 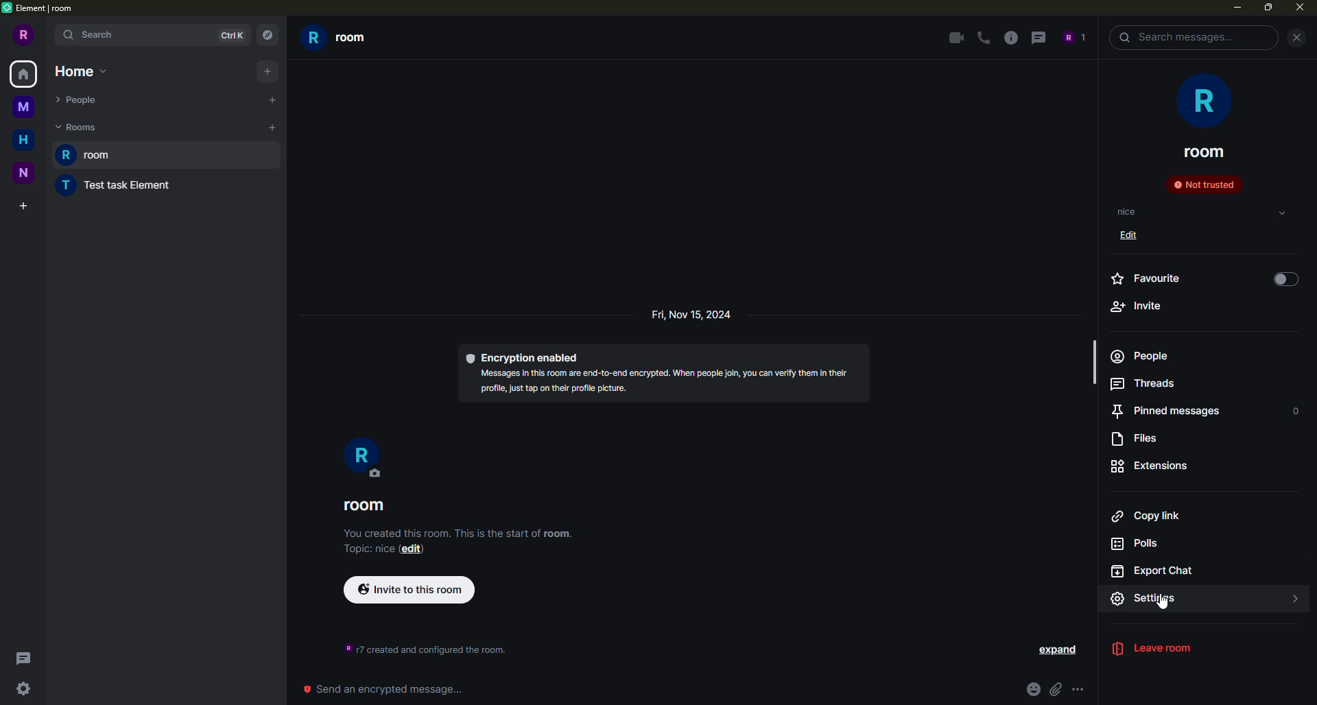 I want to click on copy link, so click(x=1146, y=516).